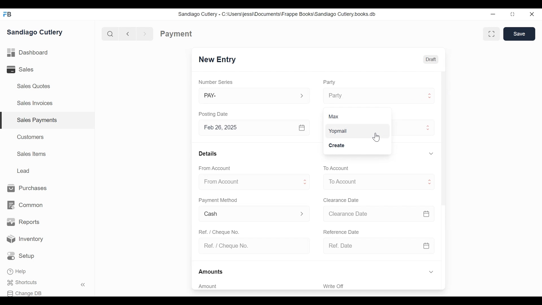 Image resolution: width=542 pixels, height=305 pixels. What do you see at coordinates (215, 168) in the screenshot?
I see `From Account` at bounding box center [215, 168].